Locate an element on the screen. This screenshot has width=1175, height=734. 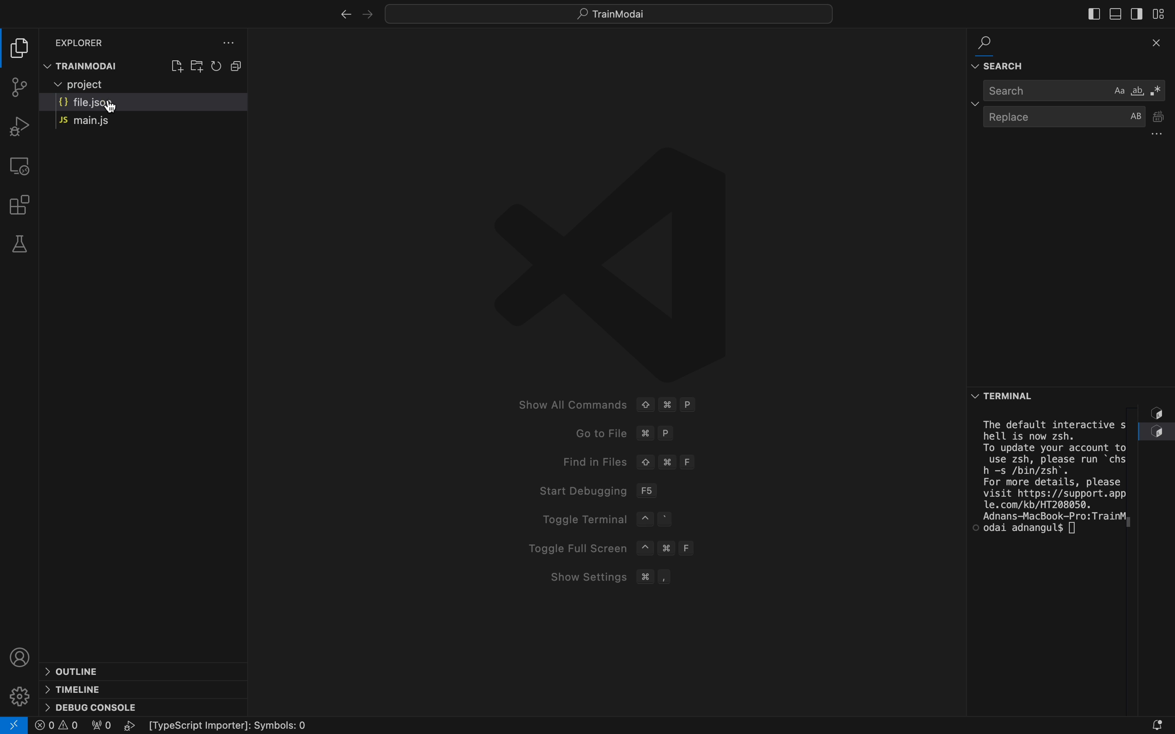
profile is located at coordinates (20, 657).